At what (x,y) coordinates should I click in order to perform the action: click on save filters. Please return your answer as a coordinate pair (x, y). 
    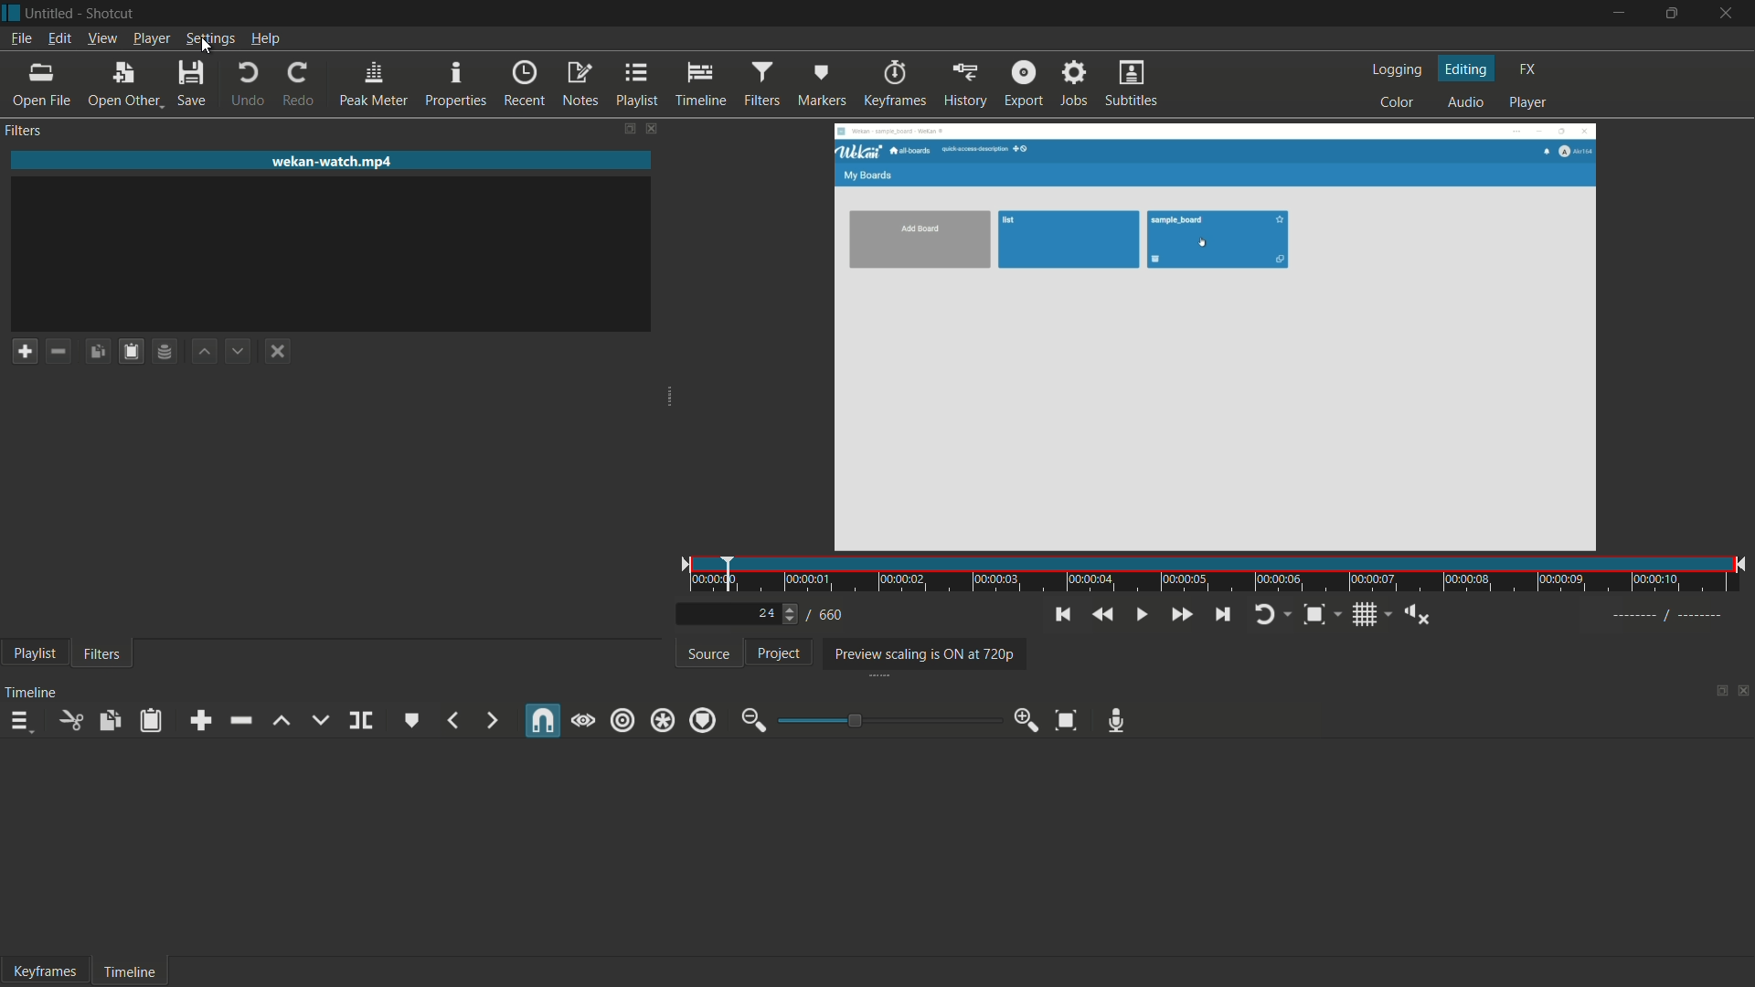
    Looking at the image, I should click on (127, 353).